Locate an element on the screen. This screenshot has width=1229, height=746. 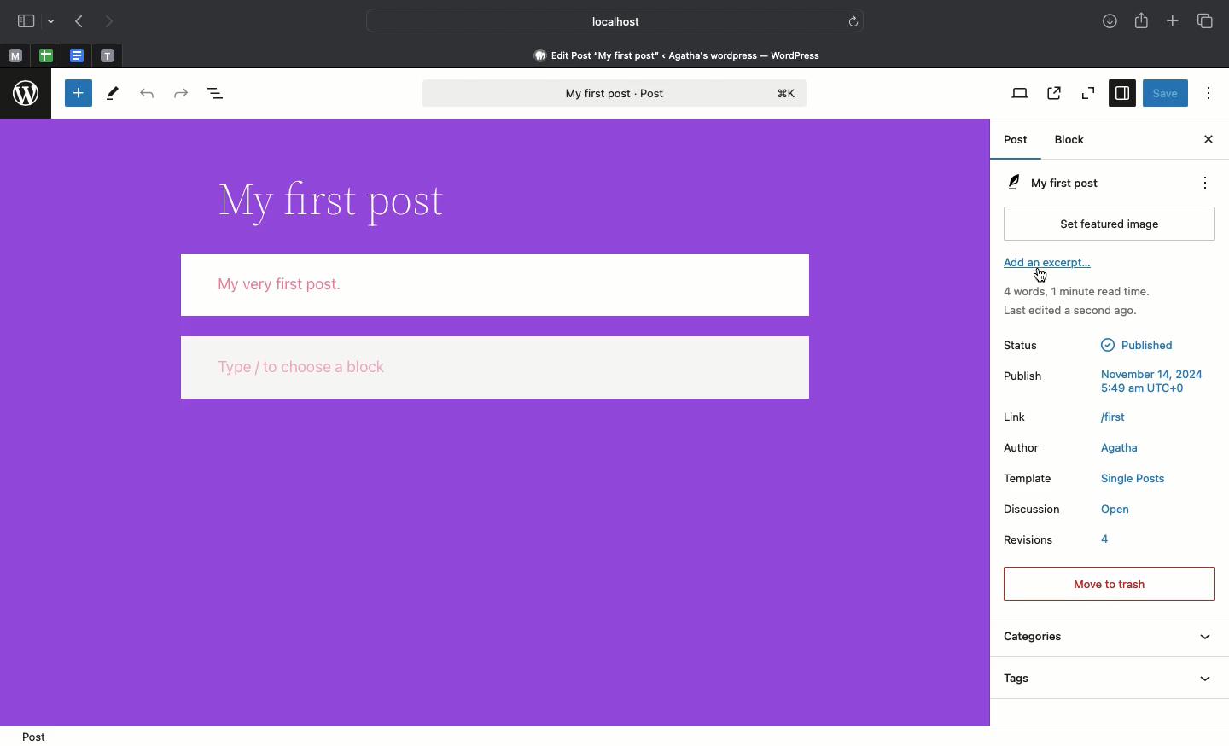
Status is located at coordinates (1092, 344).